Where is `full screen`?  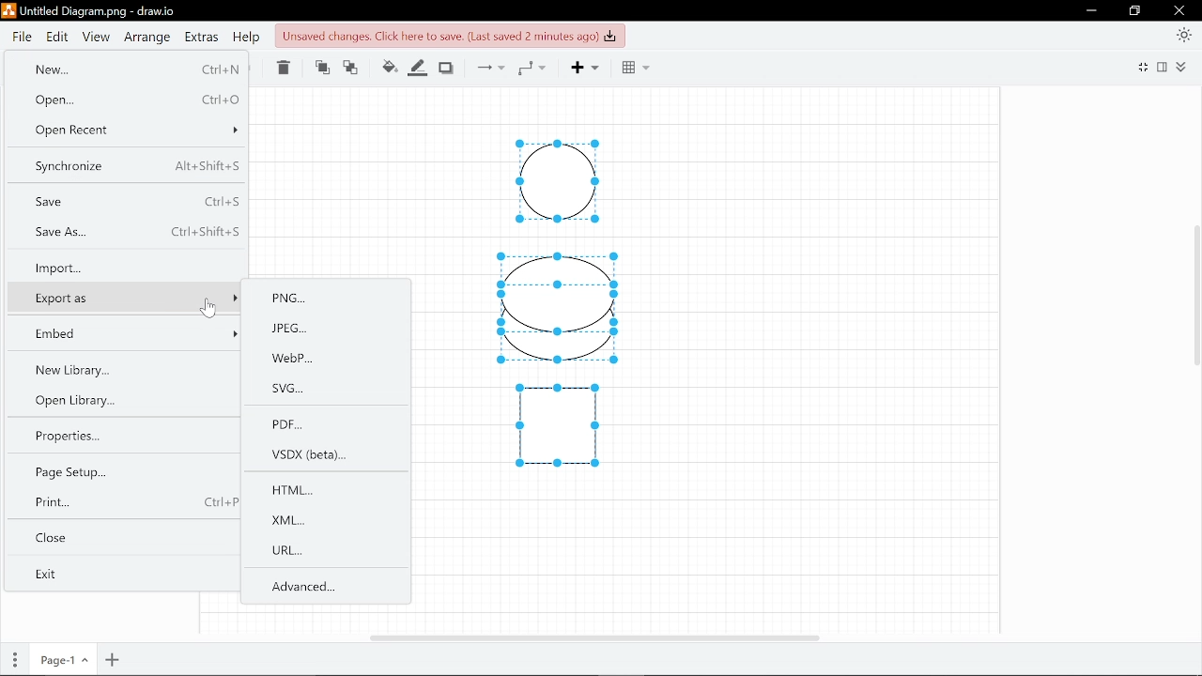 full screen is located at coordinates (1144, 66).